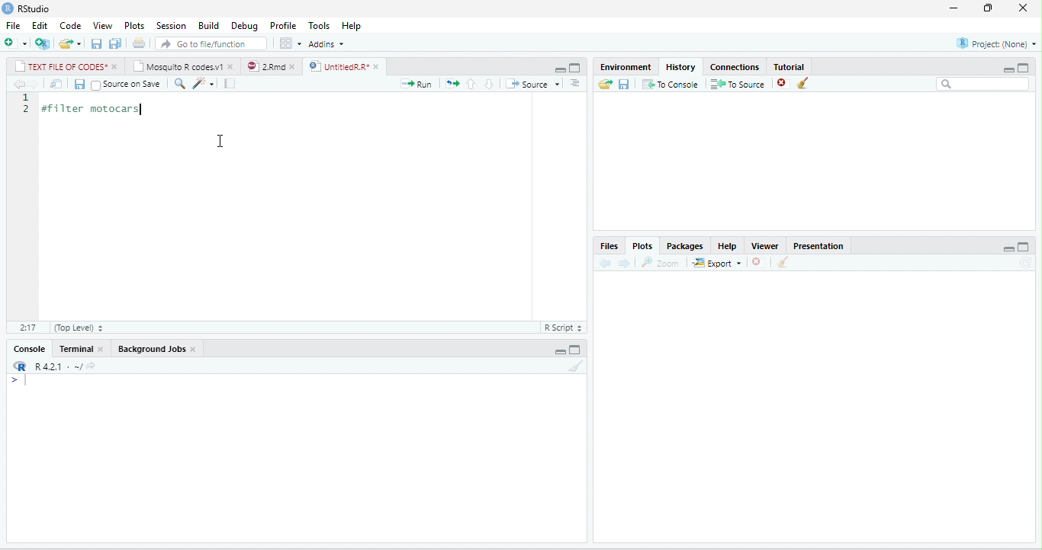  Describe the element at coordinates (736, 84) in the screenshot. I see `To source` at that location.